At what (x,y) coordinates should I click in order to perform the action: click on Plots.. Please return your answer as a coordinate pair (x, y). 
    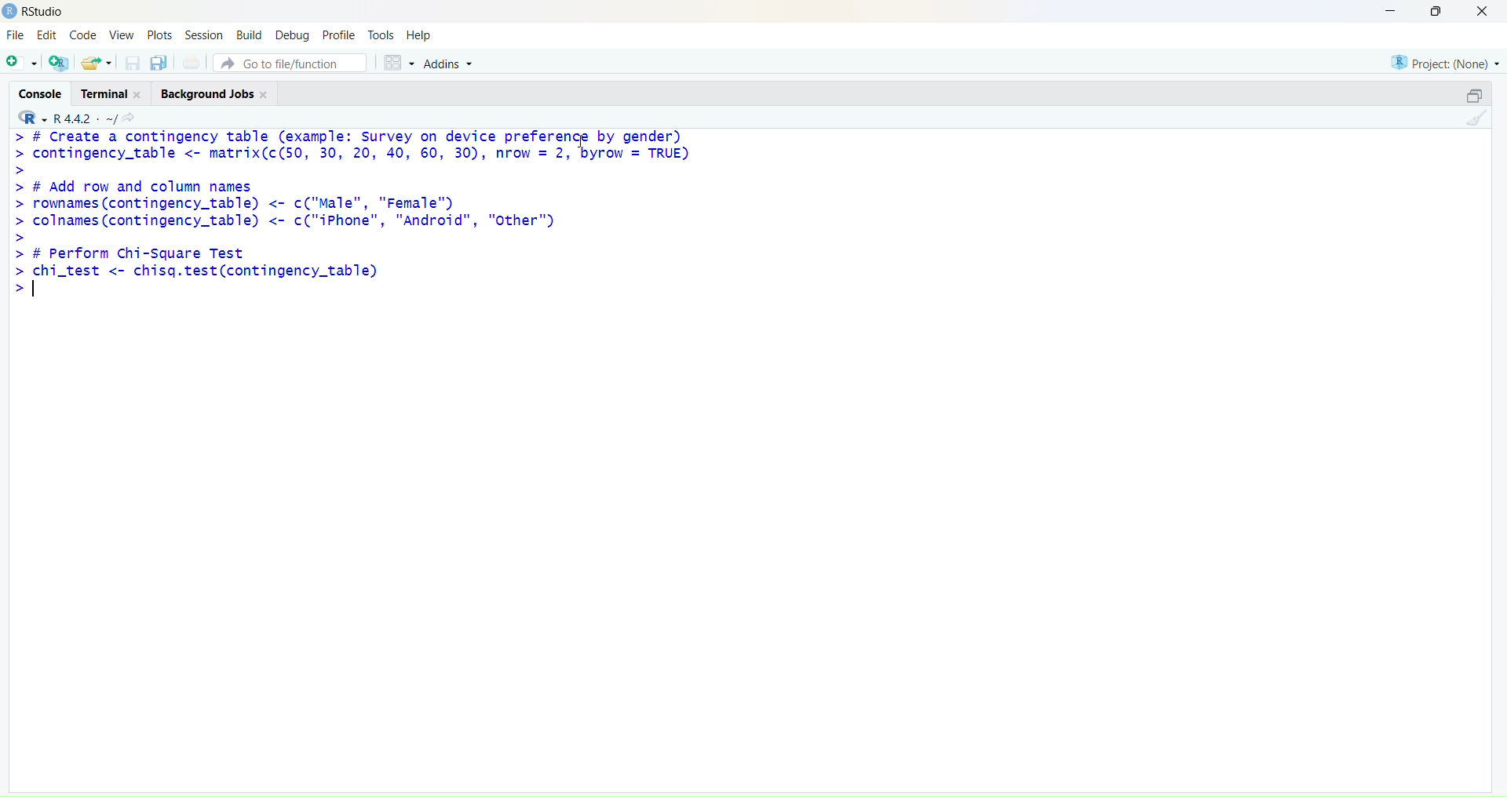
    Looking at the image, I should click on (160, 35).